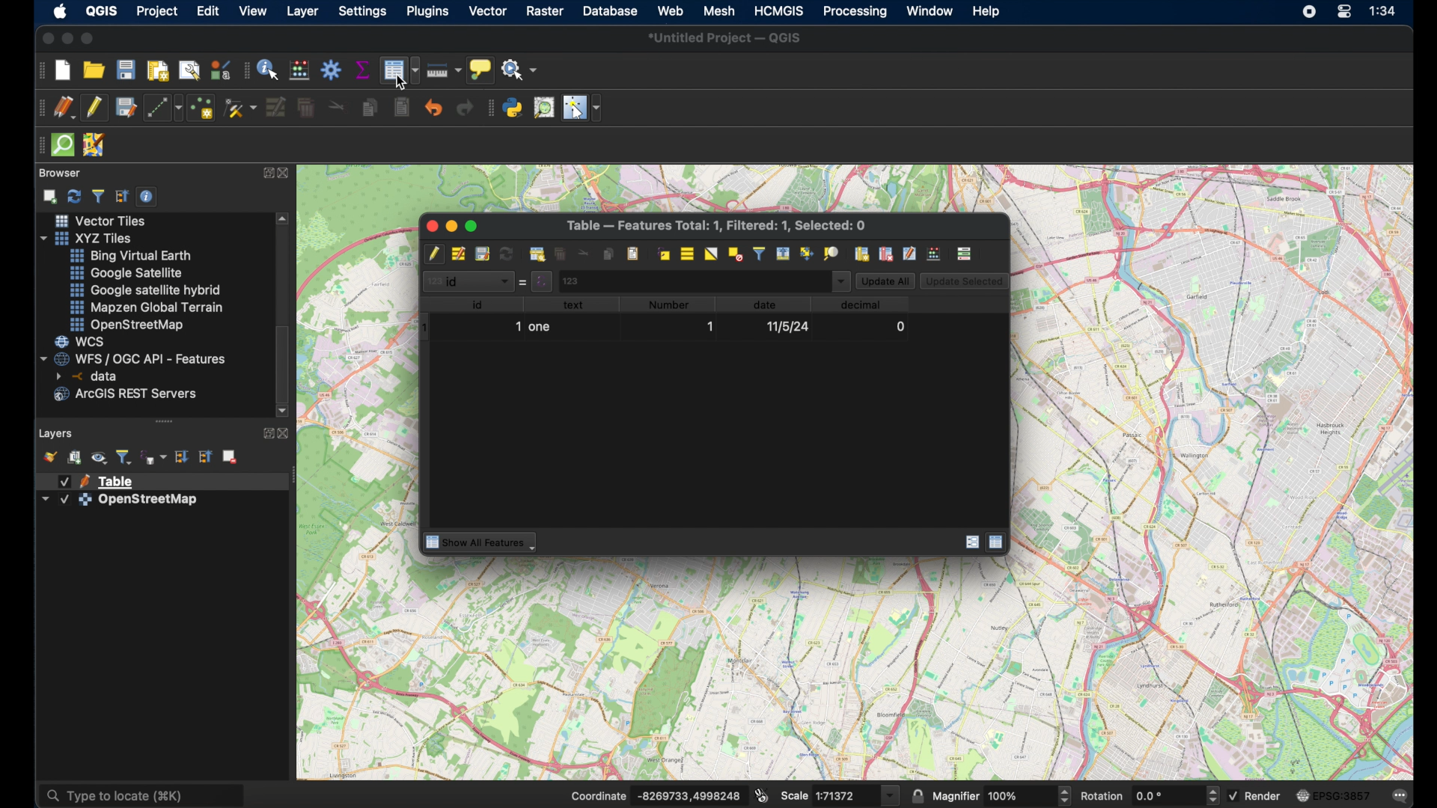 The image size is (1437, 808). What do you see at coordinates (124, 106) in the screenshot?
I see `save edits ` at bounding box center [124, 106].